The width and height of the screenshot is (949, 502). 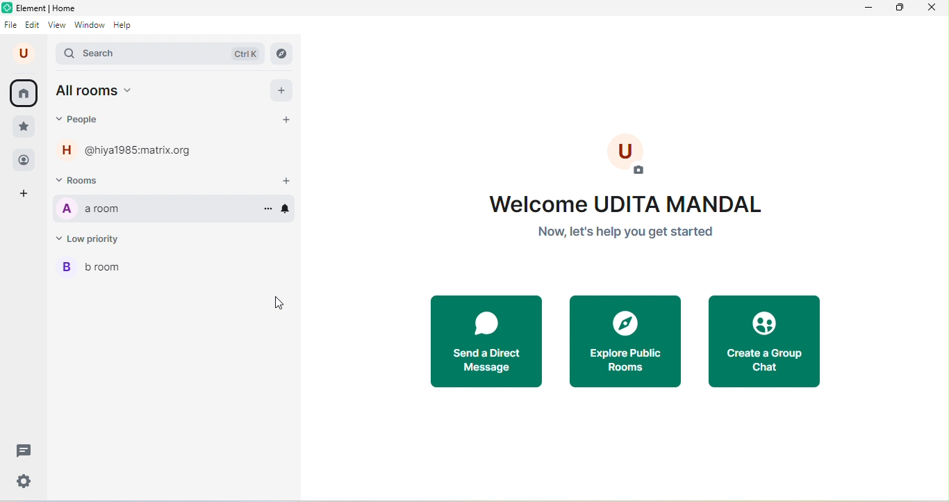 I want to click on element logo, so click(x=7, y=8).